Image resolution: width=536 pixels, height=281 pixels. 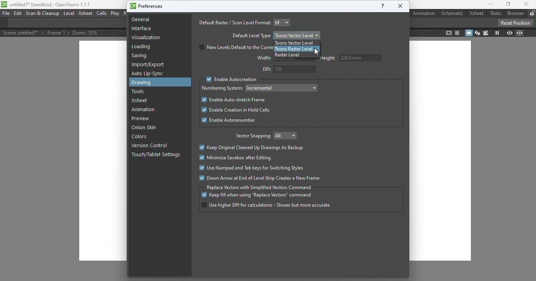 I want to click on Camera view, so click(x=485, y=33).